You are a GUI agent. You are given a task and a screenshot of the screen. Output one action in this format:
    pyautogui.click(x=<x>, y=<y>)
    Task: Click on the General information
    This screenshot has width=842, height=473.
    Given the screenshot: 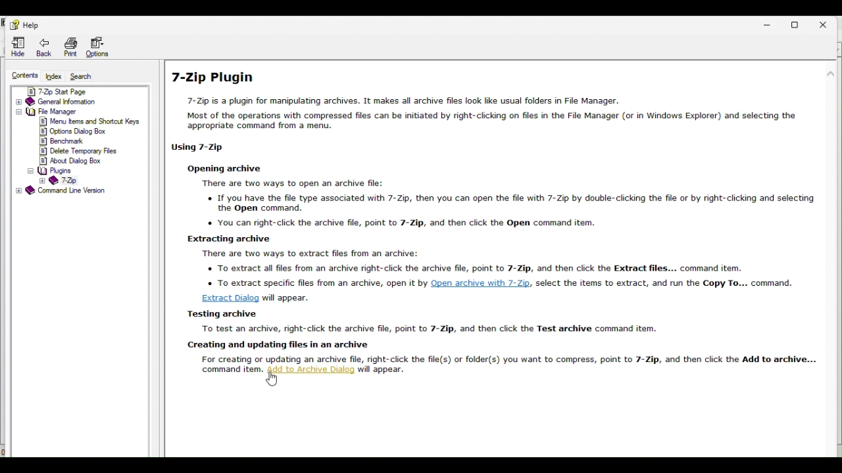 What is the action you would take?
    pyautogui.click(x=78, y=102)
    